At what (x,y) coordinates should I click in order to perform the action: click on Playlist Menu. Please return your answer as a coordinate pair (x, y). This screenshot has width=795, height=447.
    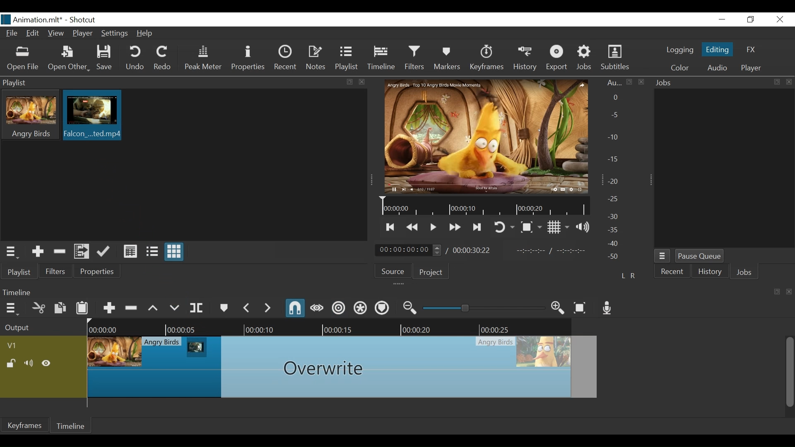
    Looking at the image, I should click on (11, 252).